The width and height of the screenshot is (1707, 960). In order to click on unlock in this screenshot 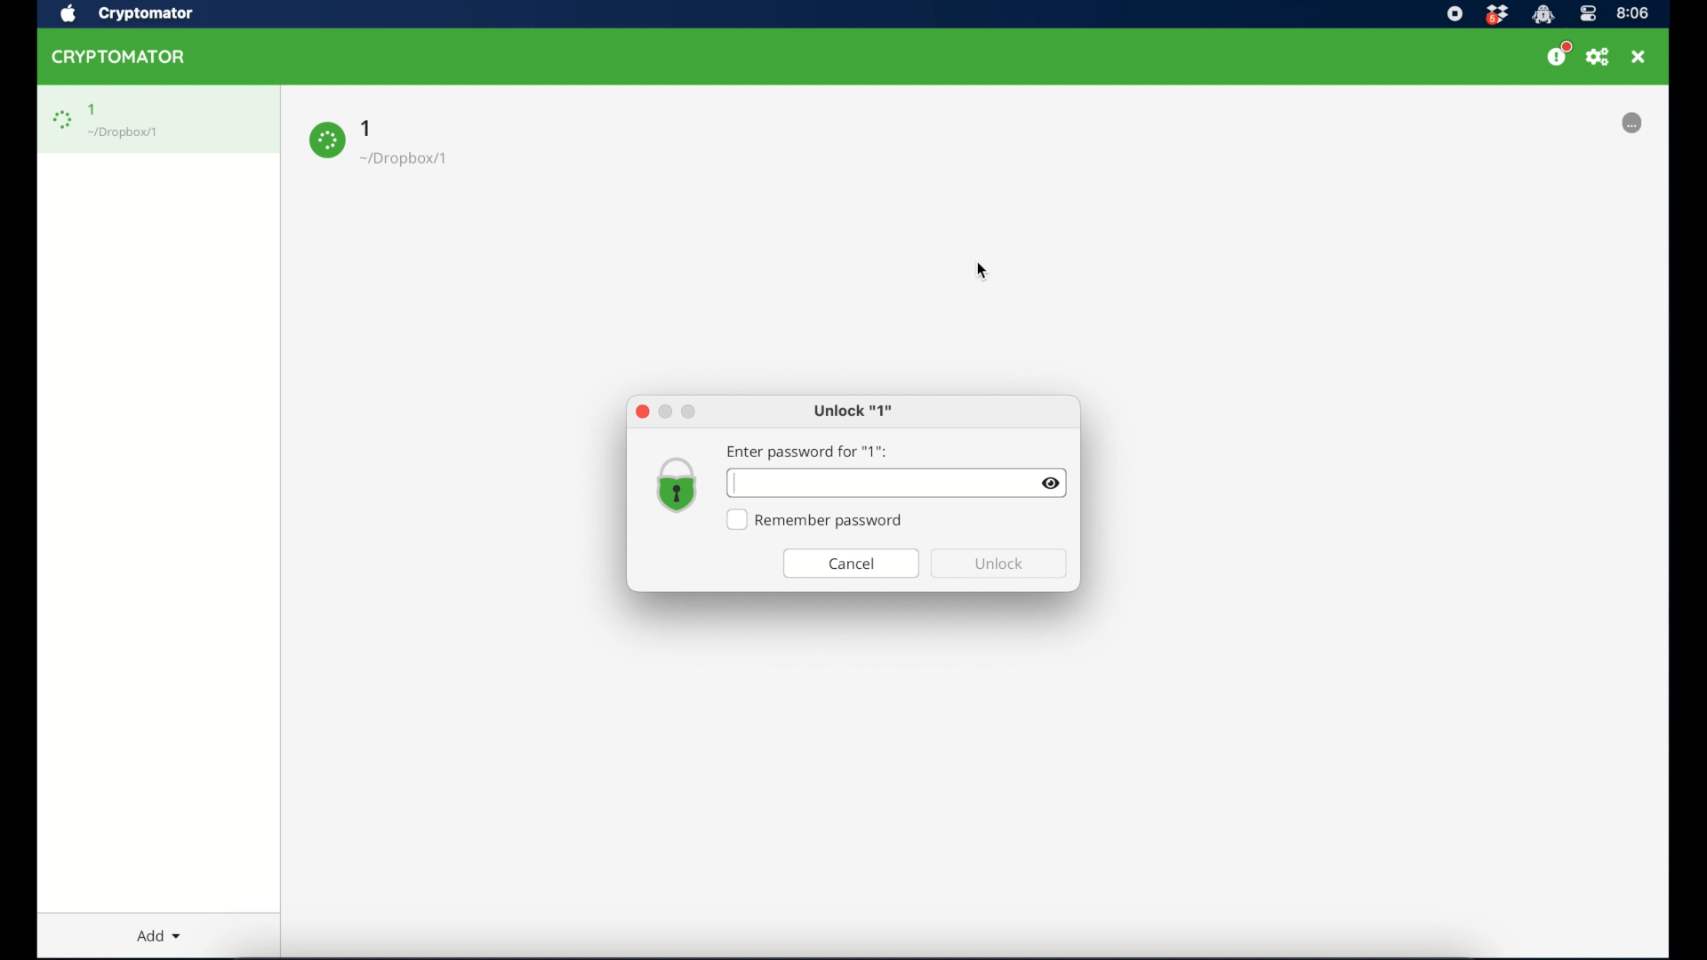, I will do `click(1000, 564)`.